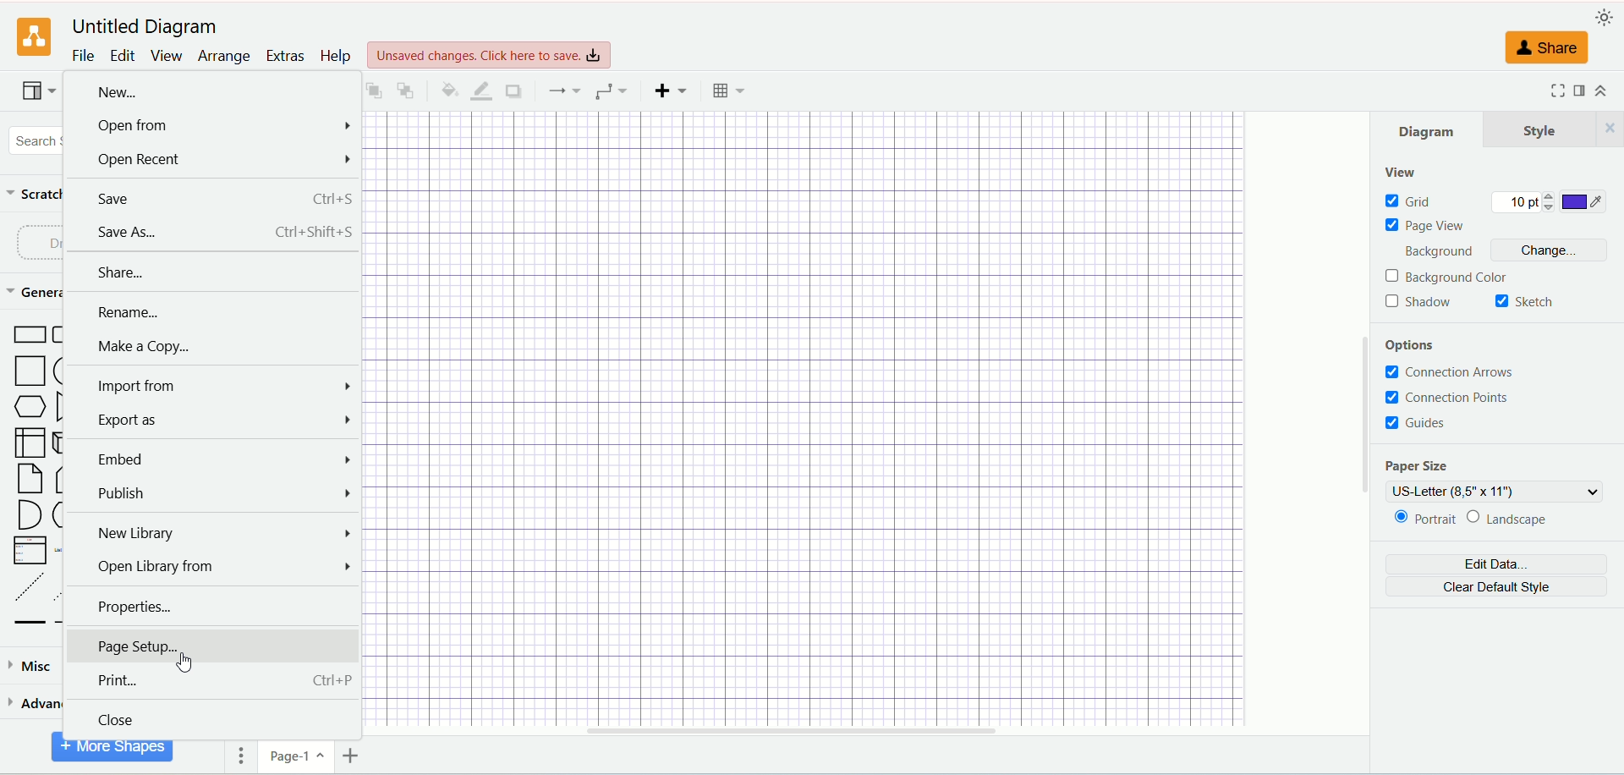  What do you see at coordinates (212, 92) in the screenshot?
I see `new` at bounding box center [212, 92].